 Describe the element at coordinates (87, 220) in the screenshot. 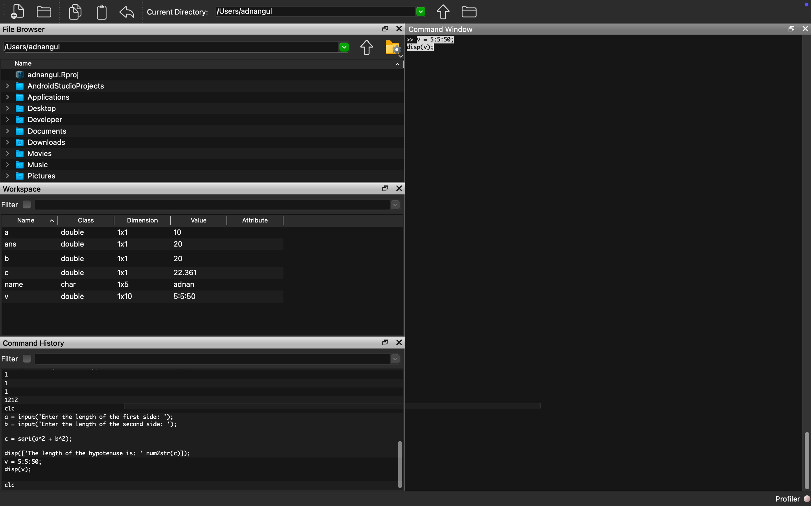

I see `Class` at that location.